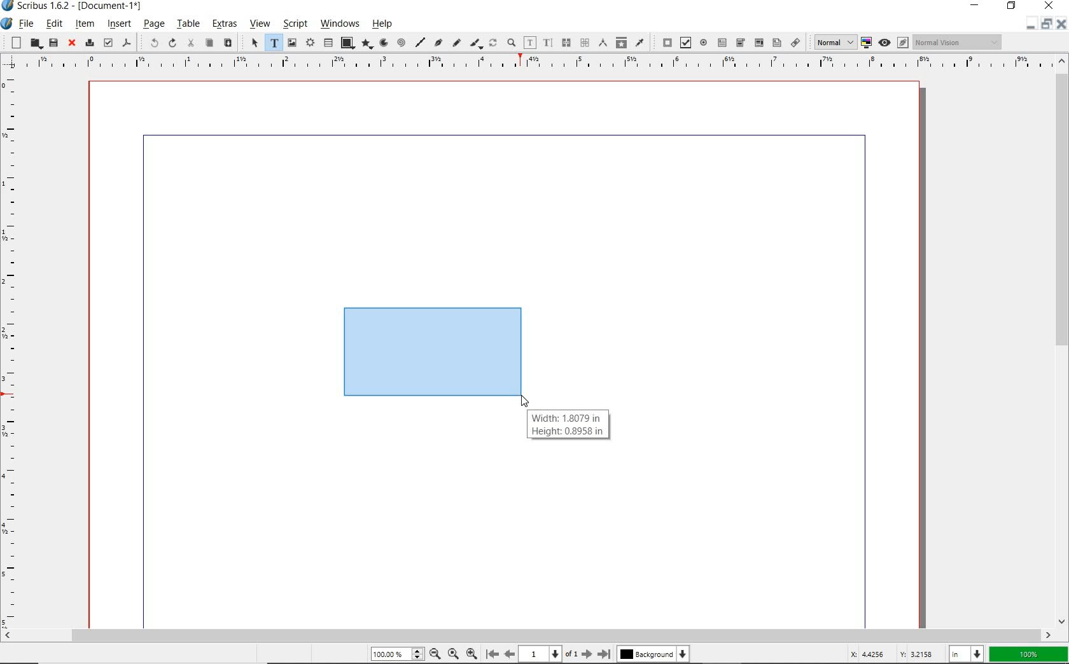 This screenshot has width=1069, height=664. Describe the element at coordinates (1061, 24) in the screenshot. I see `Close` at that location.